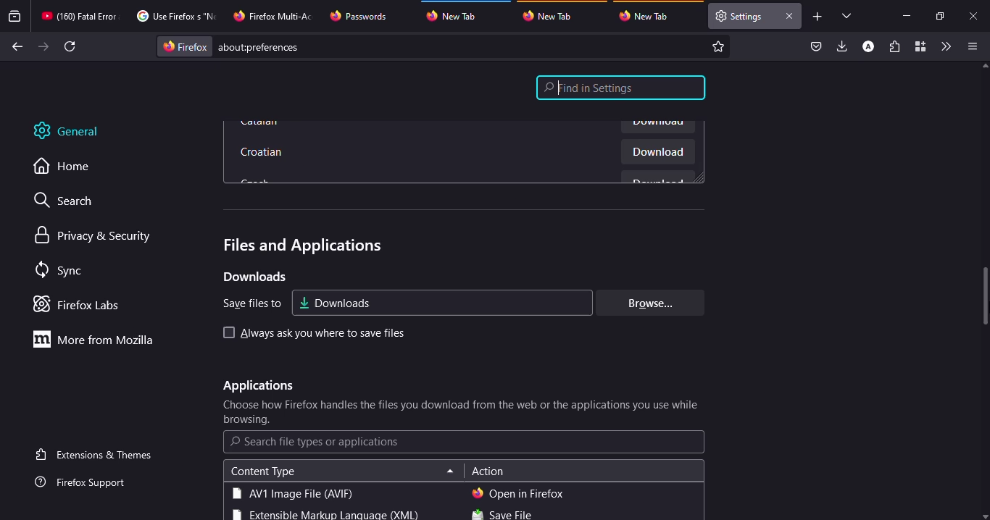 Image resolution: width=990 pixels, height=520 pixels. What do you see at coordinates (174, 16) in the screenshot?
I see `tab` at bounding box center [174, 16].